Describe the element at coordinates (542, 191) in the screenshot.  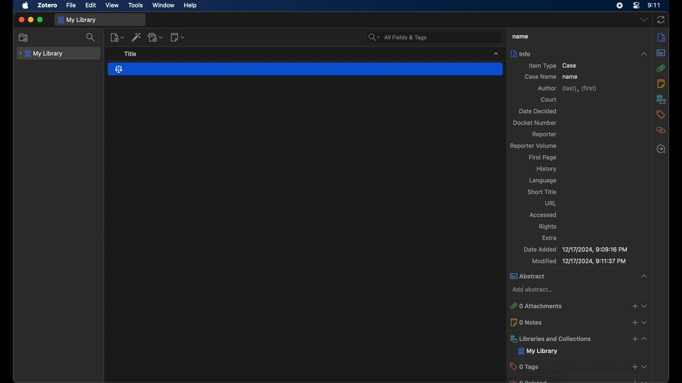
I see `short title` at that location.